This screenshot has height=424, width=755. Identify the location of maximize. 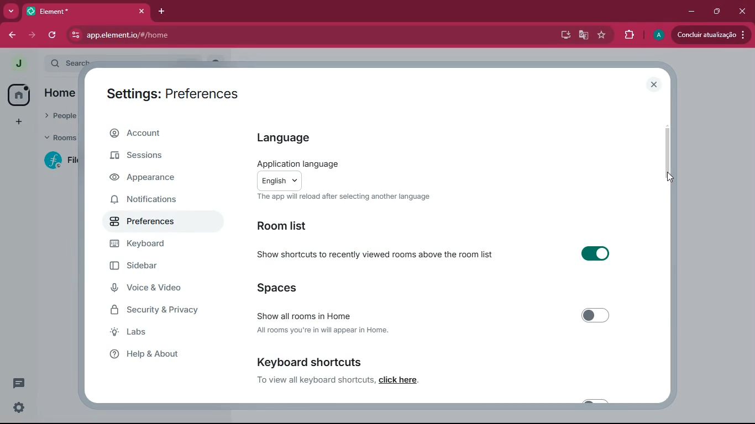
(716, 11).